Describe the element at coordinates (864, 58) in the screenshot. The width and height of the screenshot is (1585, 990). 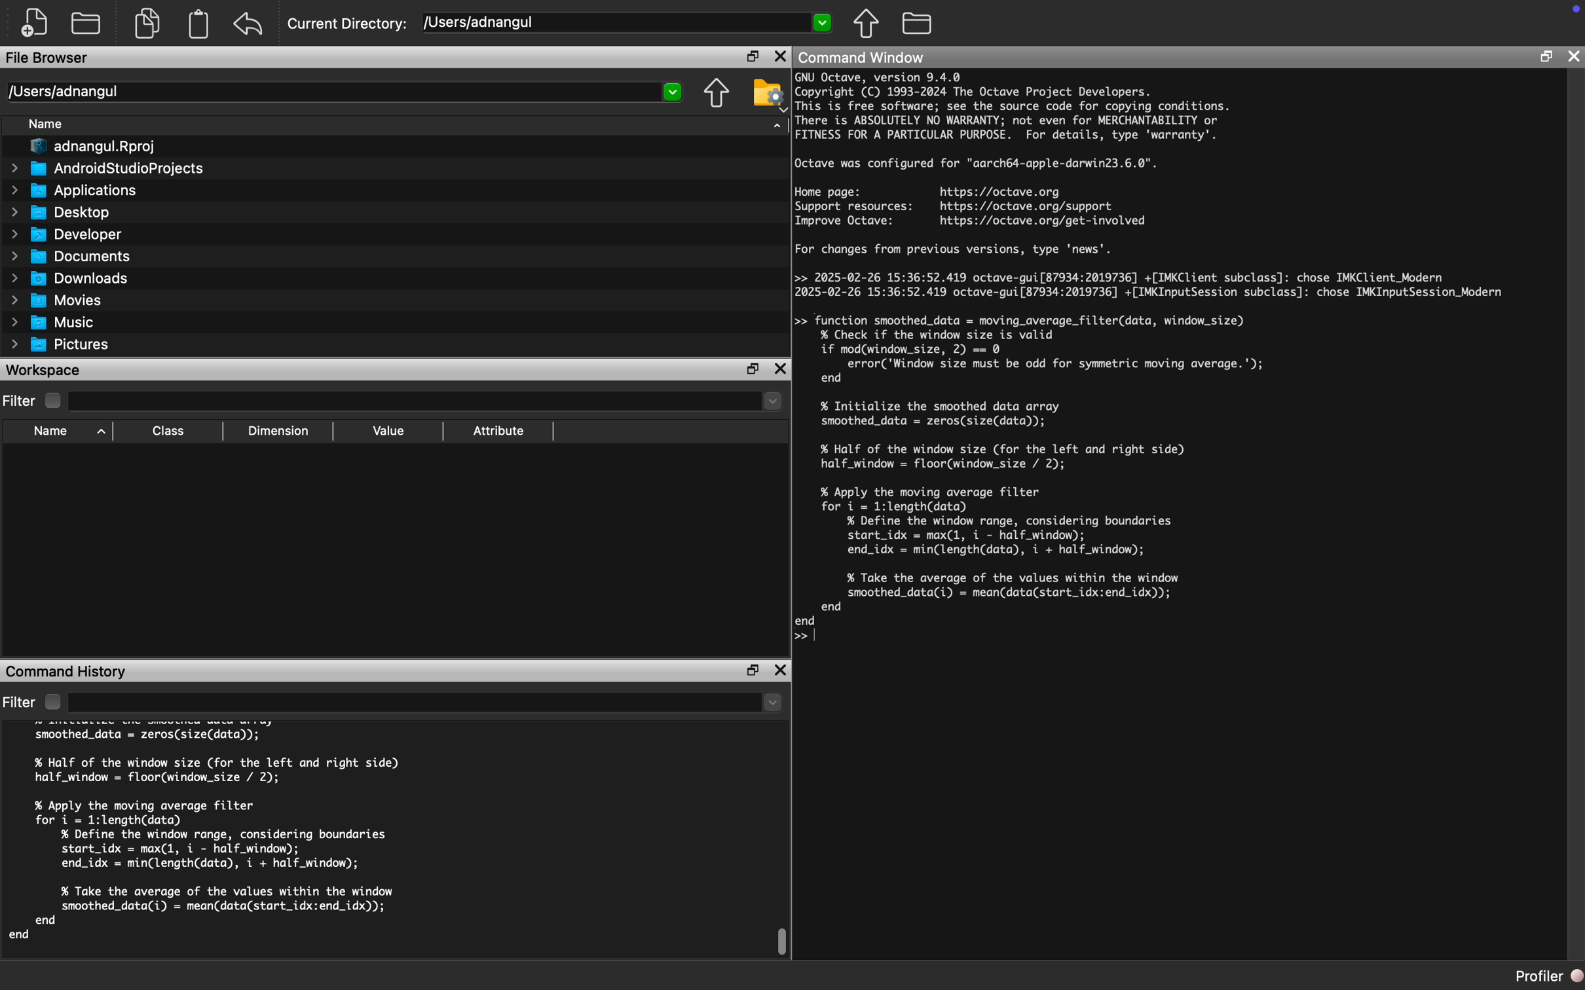
I see `Command Window` at that location.